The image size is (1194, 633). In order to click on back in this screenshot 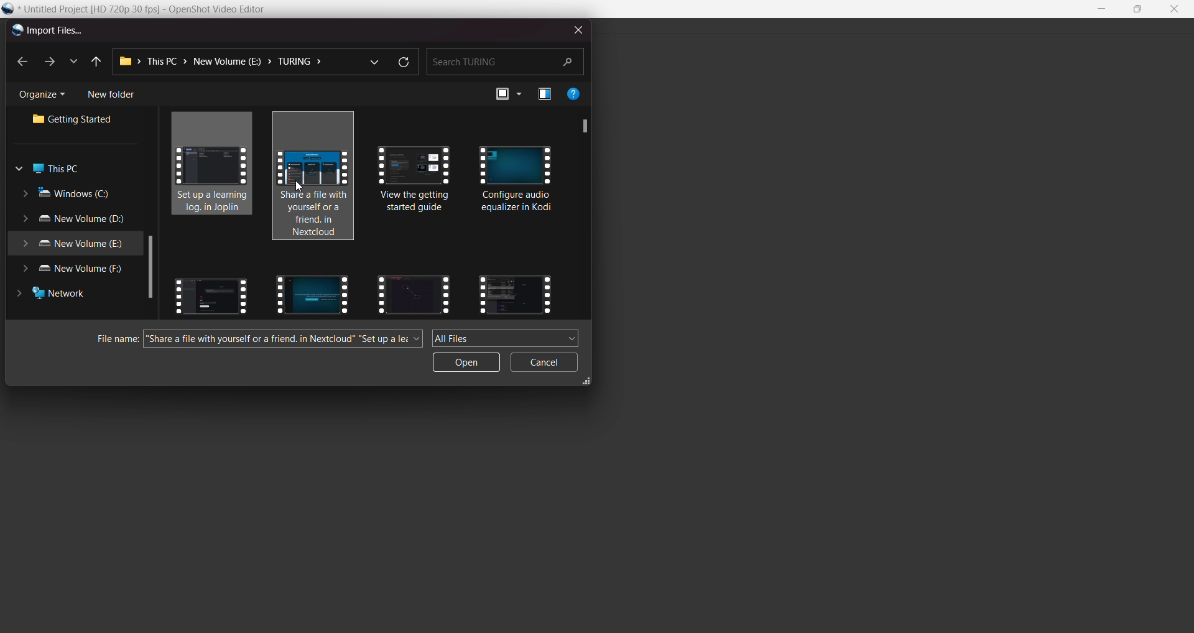, I will do `click(23, 63)`.